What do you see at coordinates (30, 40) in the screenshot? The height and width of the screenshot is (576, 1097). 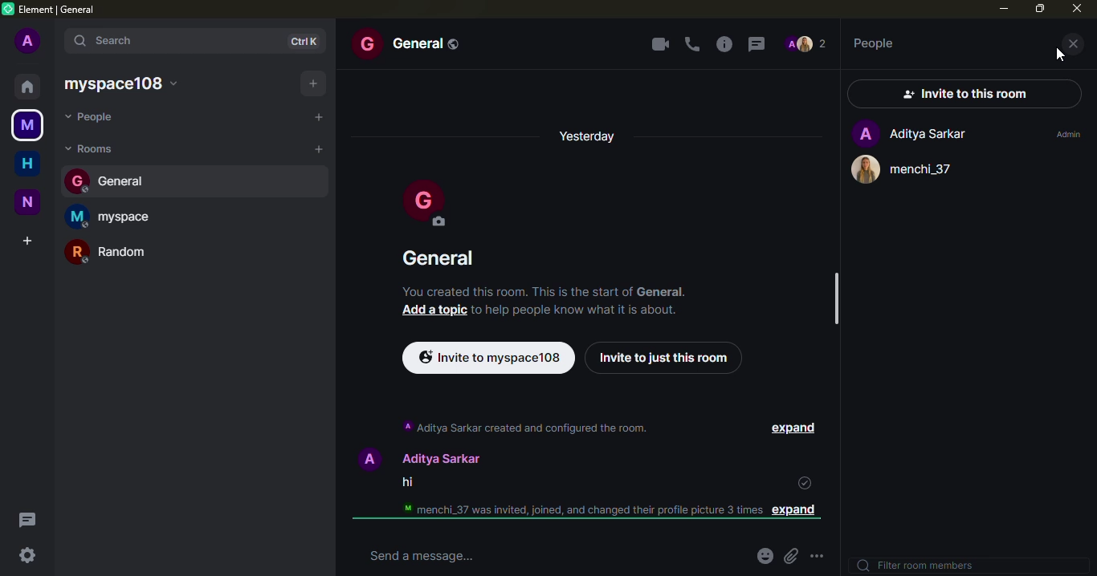 I see `account` at bounding box center [30, 40].